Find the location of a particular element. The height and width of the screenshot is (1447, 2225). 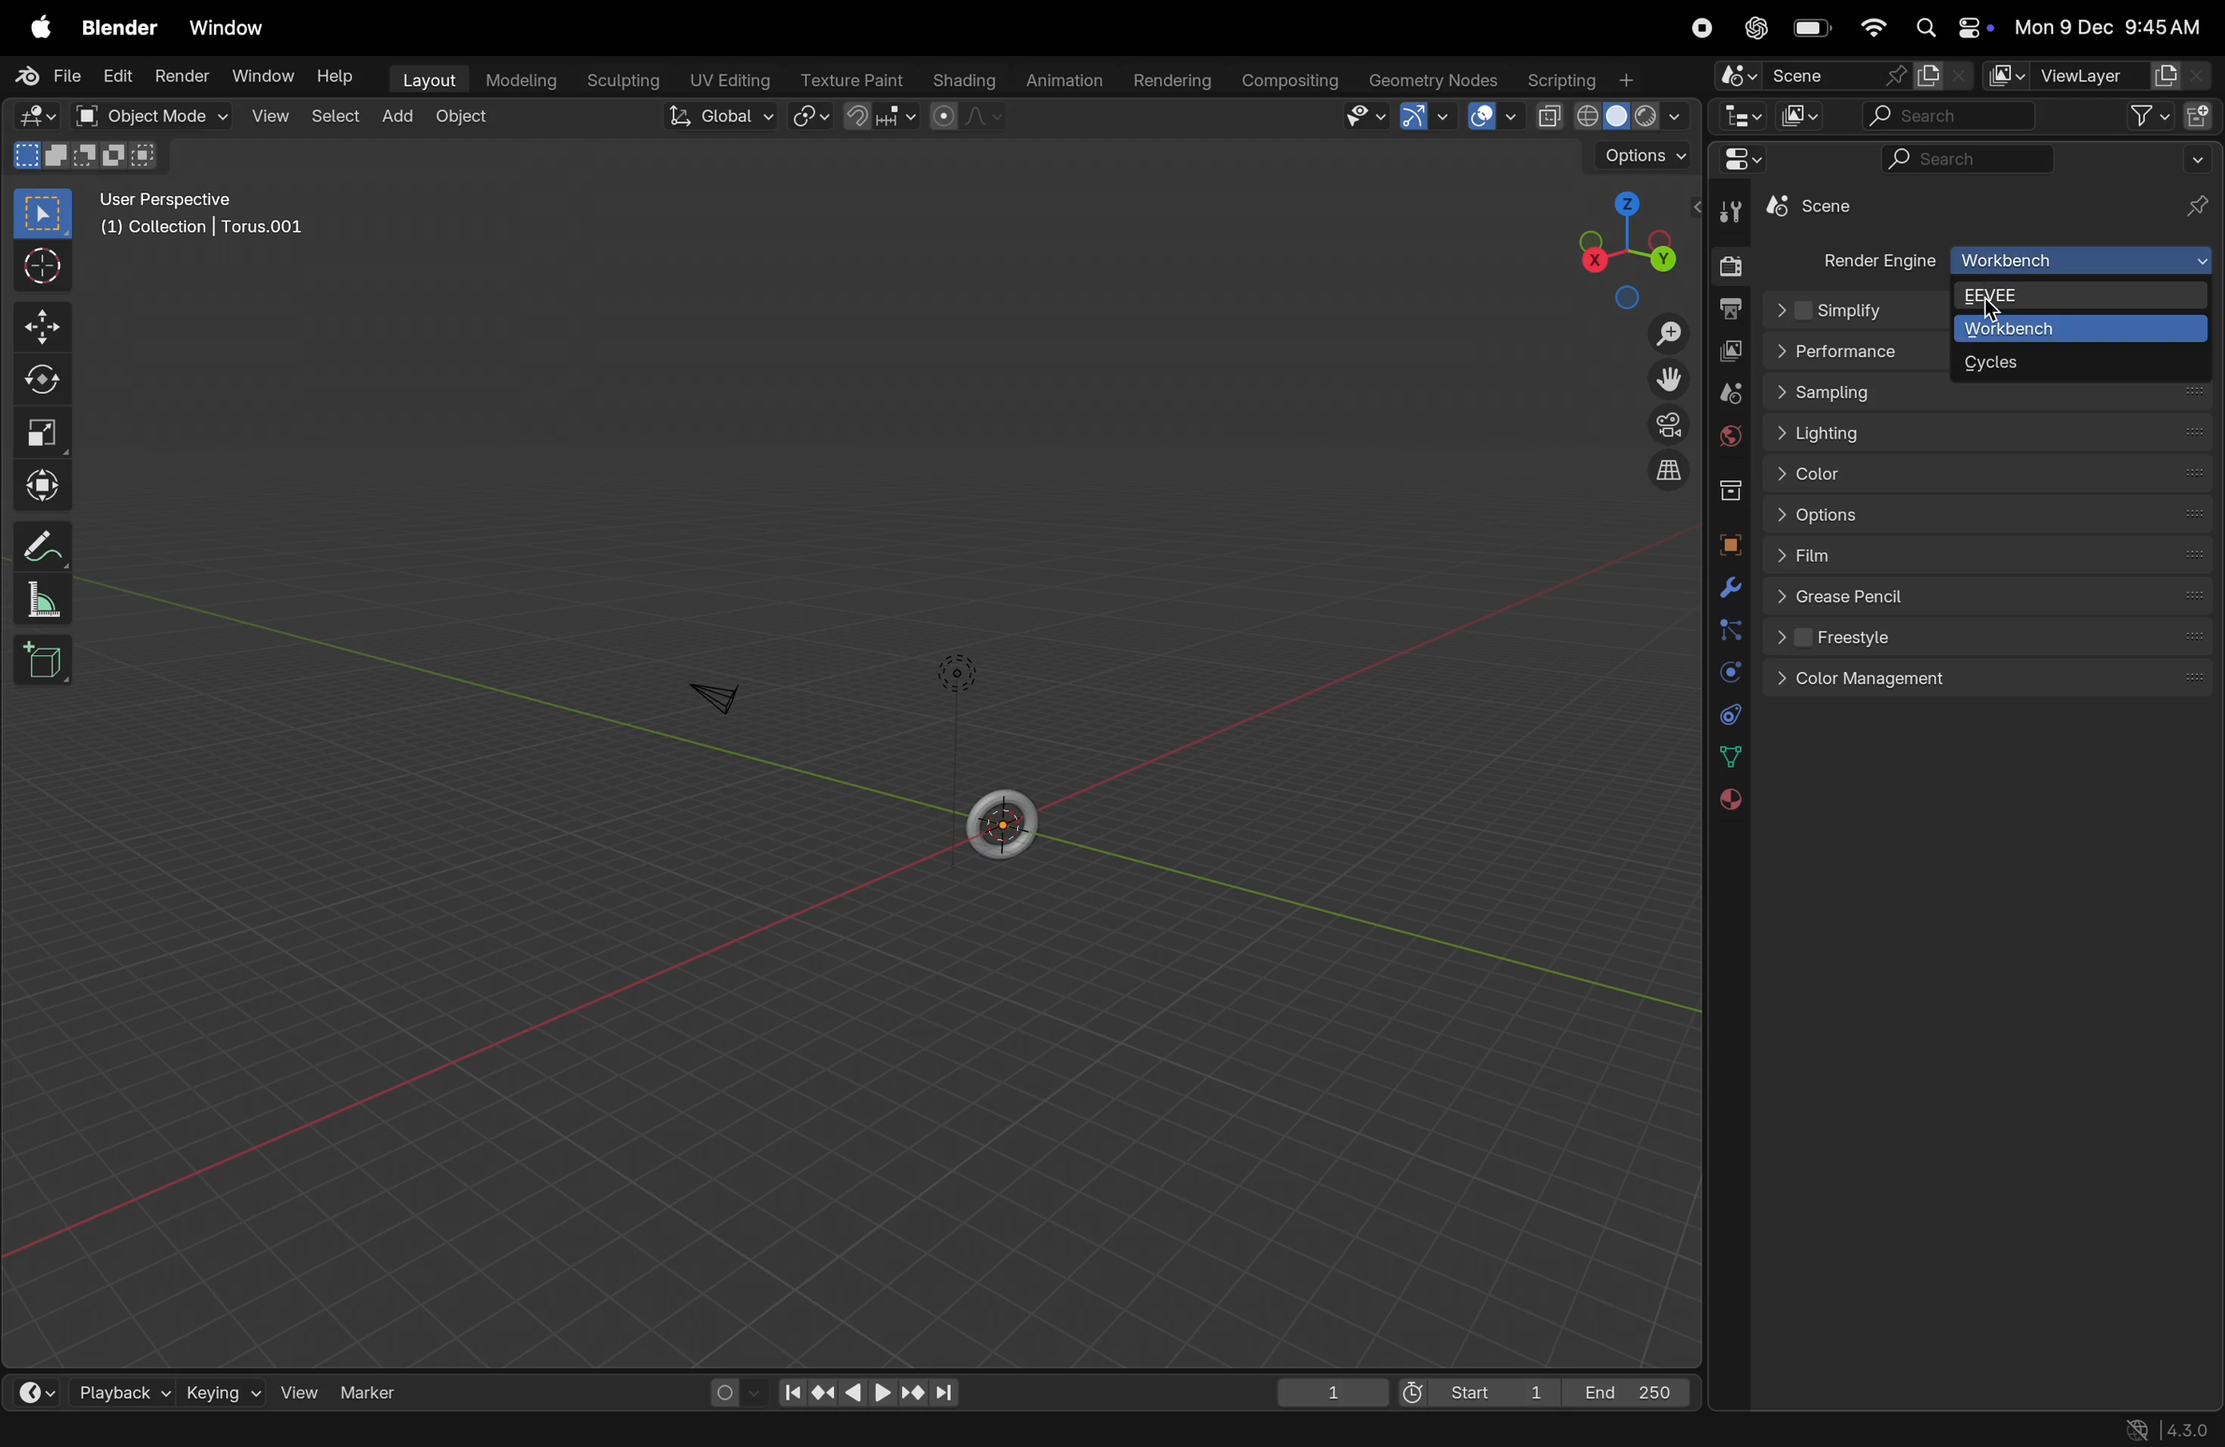

cursor is located at coordinates (45, 267).